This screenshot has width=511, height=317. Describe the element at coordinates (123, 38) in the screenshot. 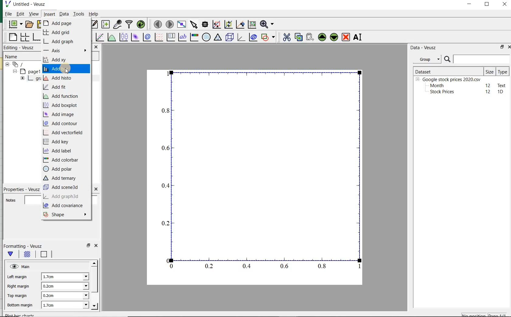

I see `plot box plots` at that location.